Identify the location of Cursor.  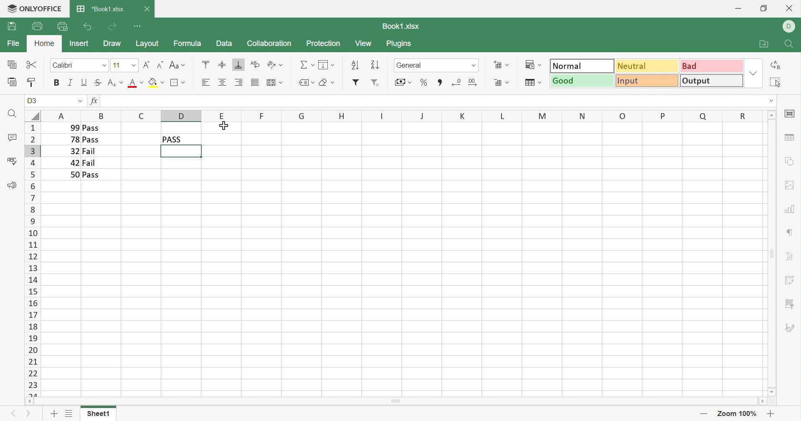
(224, 126).